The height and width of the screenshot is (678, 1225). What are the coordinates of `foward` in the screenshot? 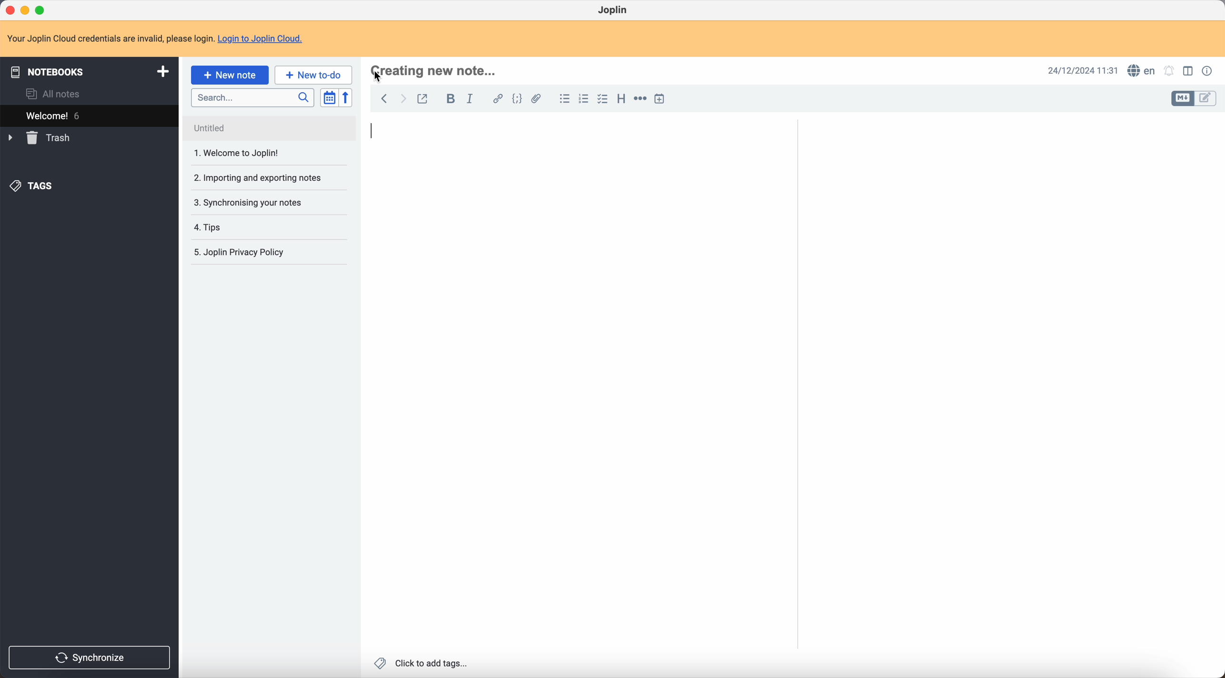 It's located at (404, 99).